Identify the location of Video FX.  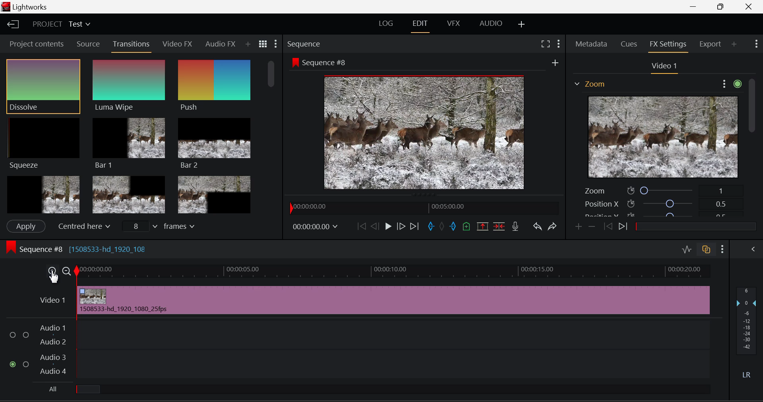
(177, 43).